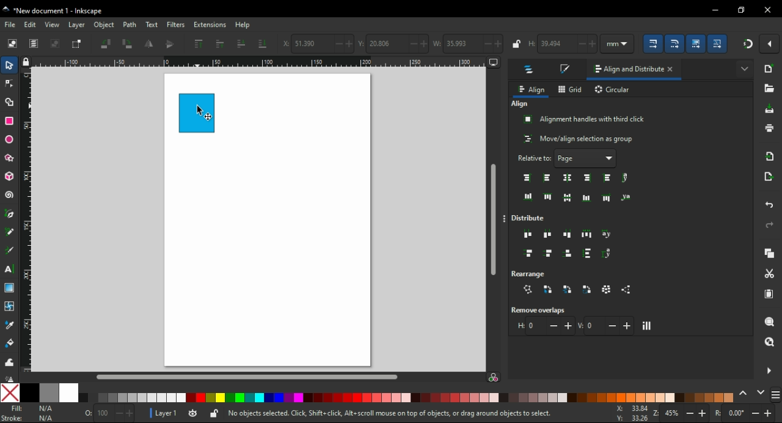 This screenshot has height=423, width=782. Describe the element at coordinates (148, 45) in the screenshot. I see `object flip horizontal` at that location.